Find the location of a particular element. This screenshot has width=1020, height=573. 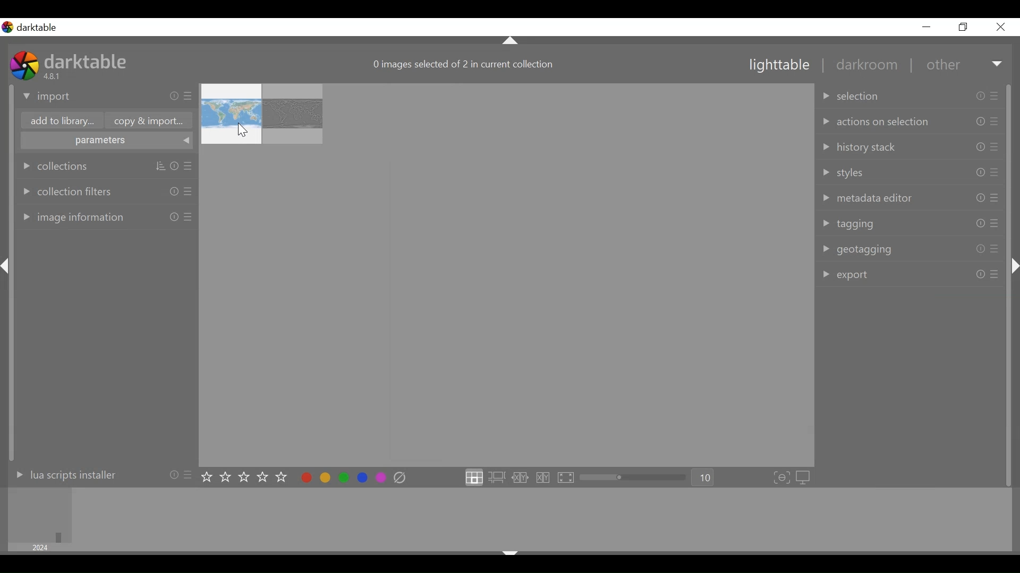

image 2 is located at coordinates (292, 114).